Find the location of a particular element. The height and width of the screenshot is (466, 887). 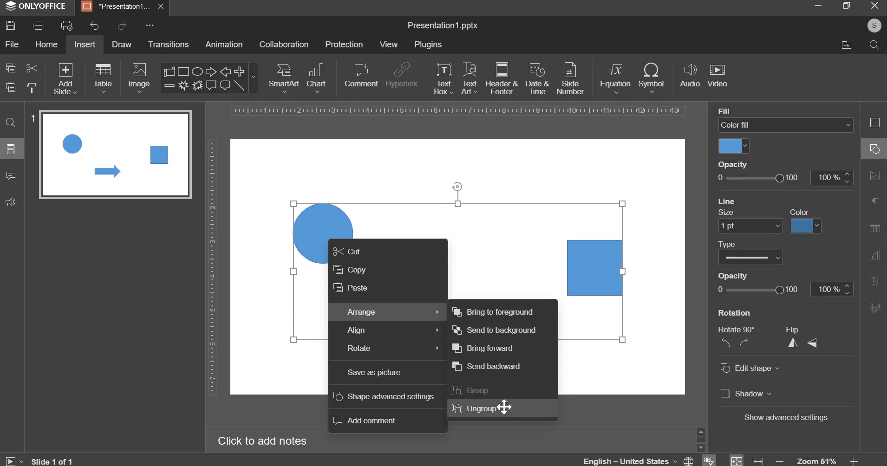

minimize is located at coordinates (817, 5).